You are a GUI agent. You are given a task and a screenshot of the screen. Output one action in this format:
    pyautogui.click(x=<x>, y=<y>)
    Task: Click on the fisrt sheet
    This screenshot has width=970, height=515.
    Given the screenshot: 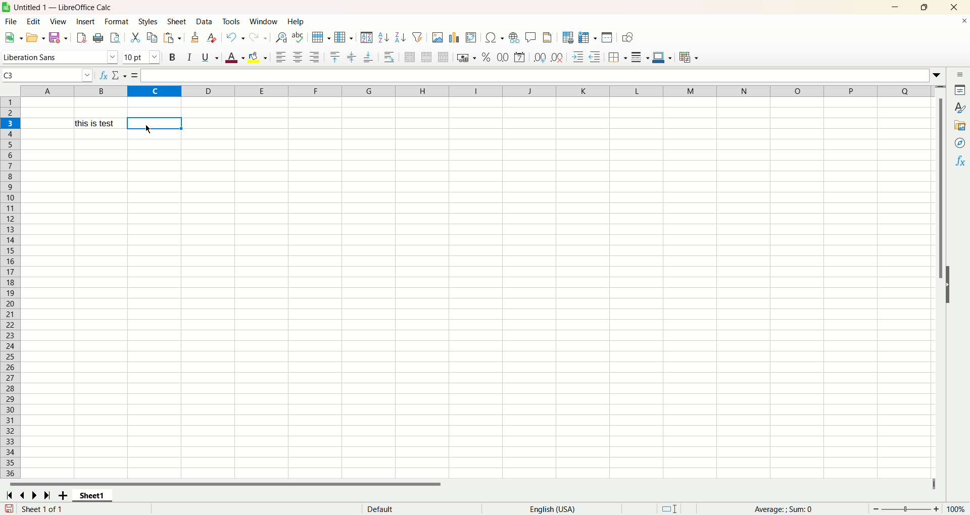 What is the action you would take?
    pyautogui.click(x=9, y=495)
    